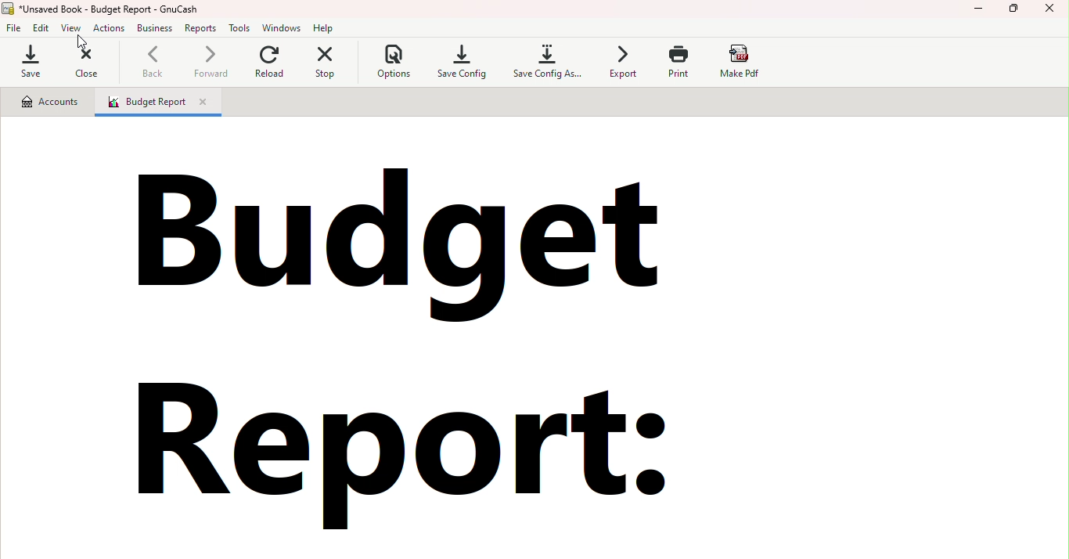 The height and width of the screenshot is (559, 1069). Describe the element at coordinates (270, 63) in the screenshot. I see `Reload` at that location.